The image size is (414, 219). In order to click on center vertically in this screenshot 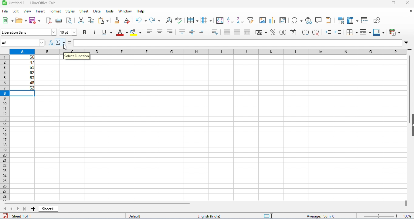, I will do `click(192, 32)`.